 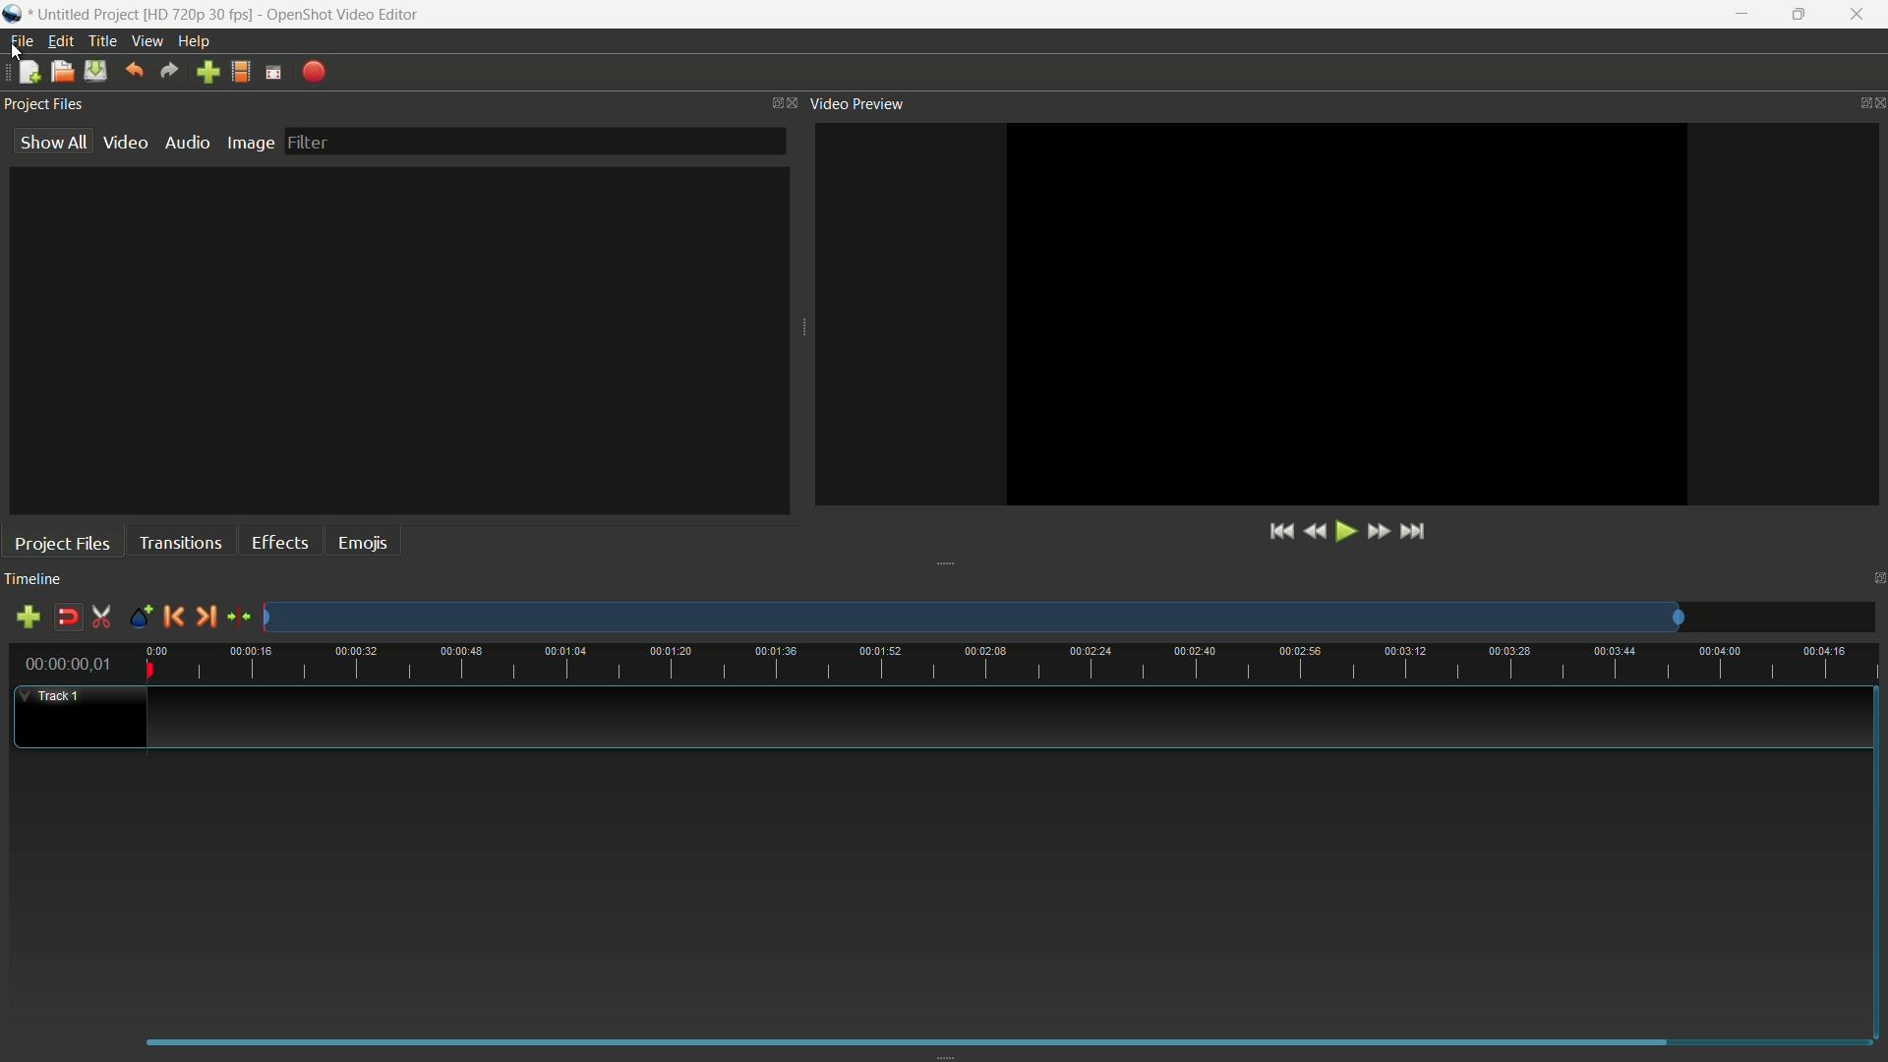 What do you see at coordinates (198, 15) in the screenshot?
I see `profile` at bounding box center [198, 15].